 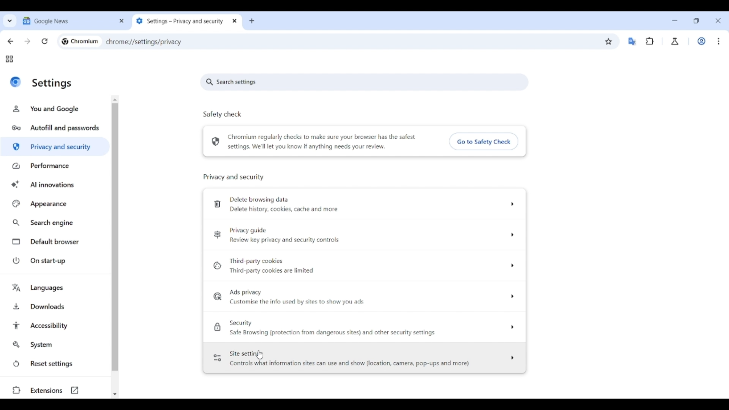 I want to click on Customize and control Chromium, so click(x=718, y=41).